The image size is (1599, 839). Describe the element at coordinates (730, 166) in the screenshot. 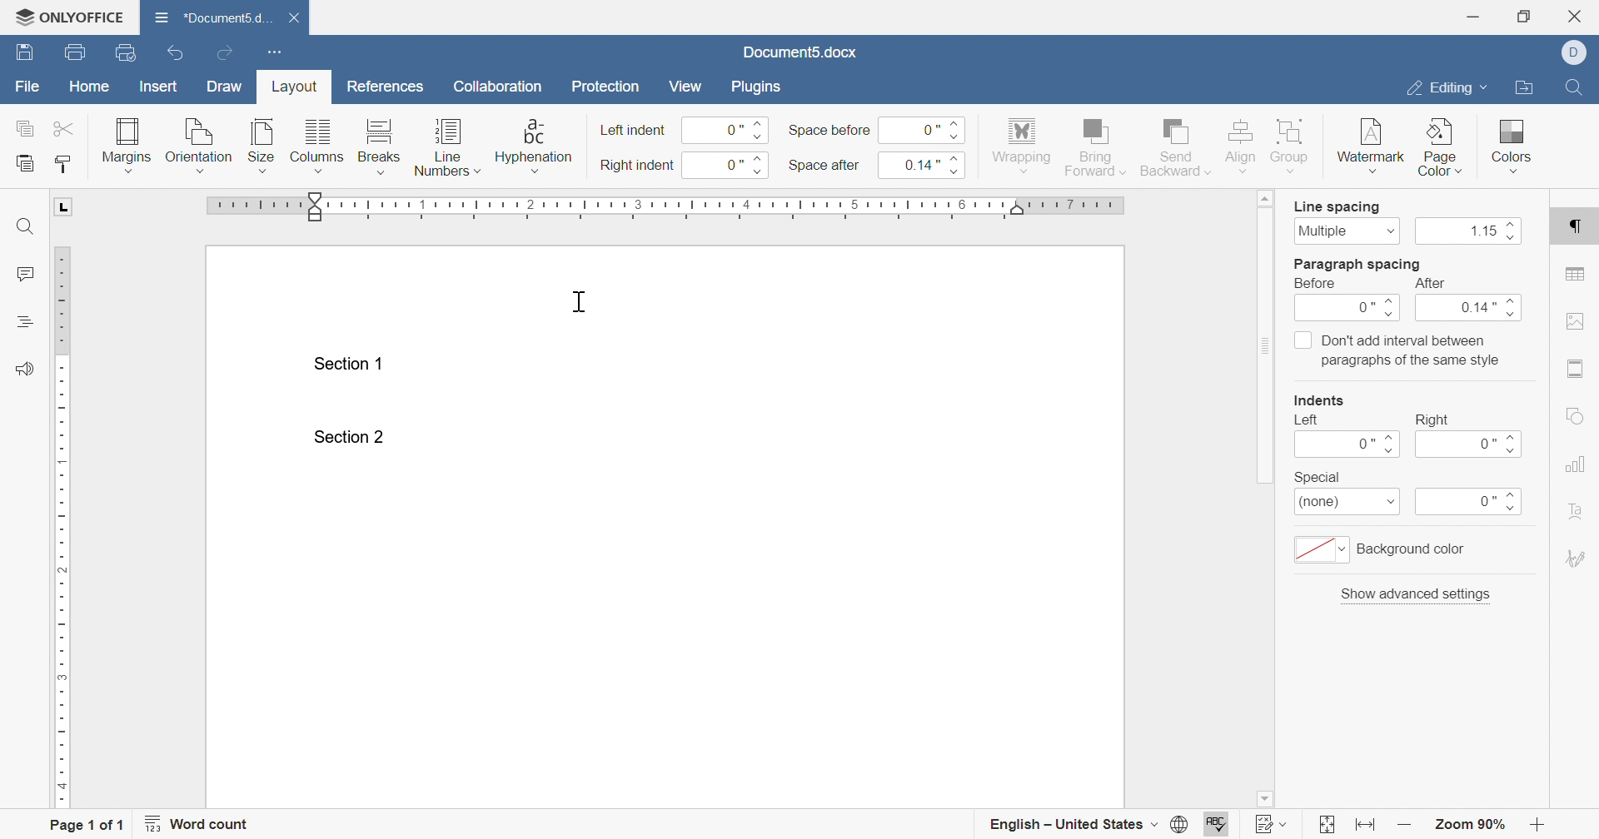

I see `0` at that location.